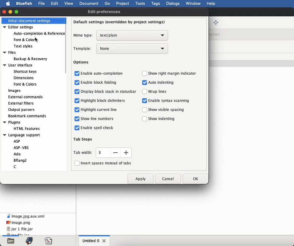 The width and height of the screenshot is (294, 246). I want to click on untitled, so click(91, 240).